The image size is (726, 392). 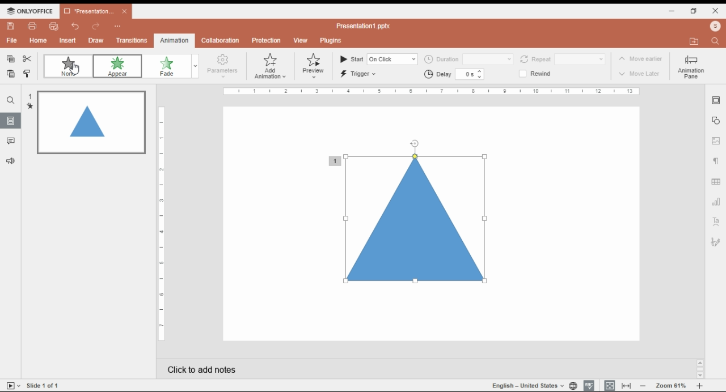 What do you see at coordinates (116, 27) in the screenshot?
I see `more options` at bounding box center [116, 27].